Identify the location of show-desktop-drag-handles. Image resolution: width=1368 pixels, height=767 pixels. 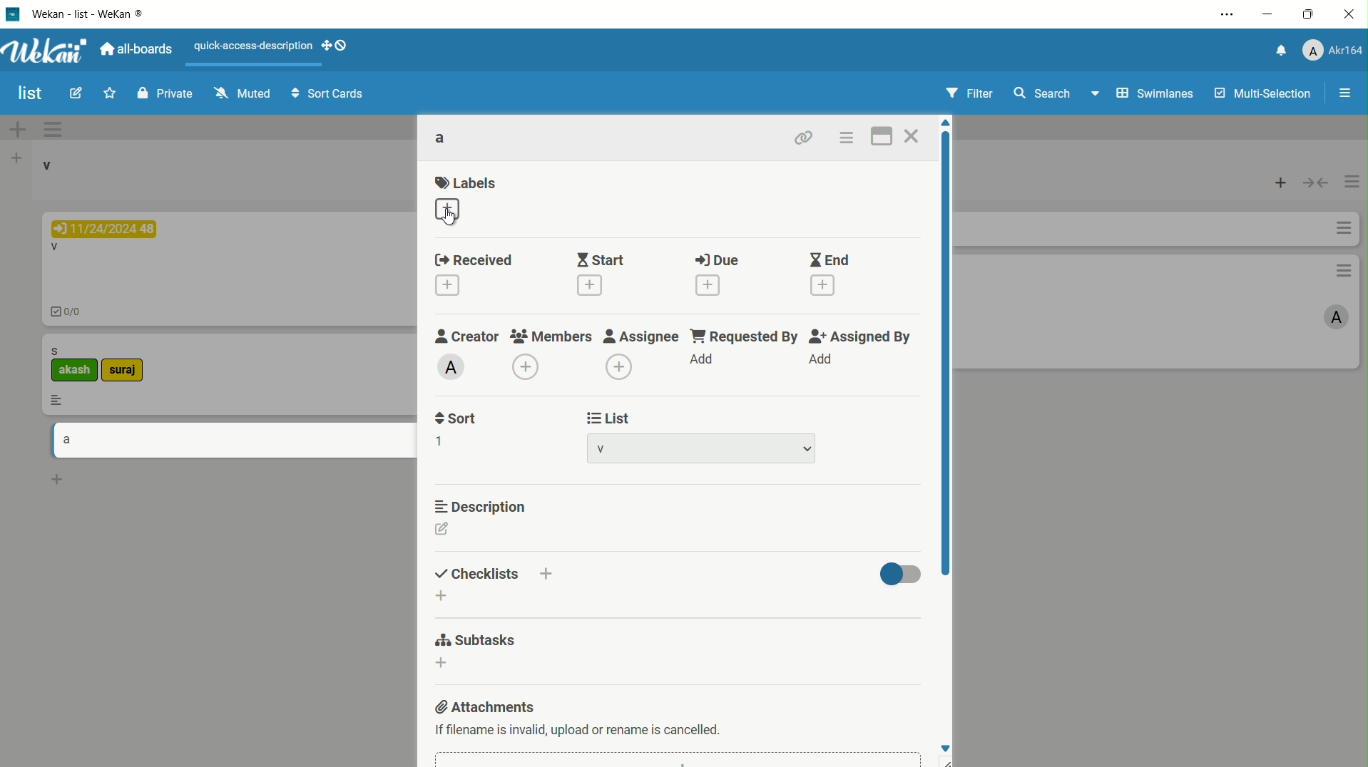
(338, 46).